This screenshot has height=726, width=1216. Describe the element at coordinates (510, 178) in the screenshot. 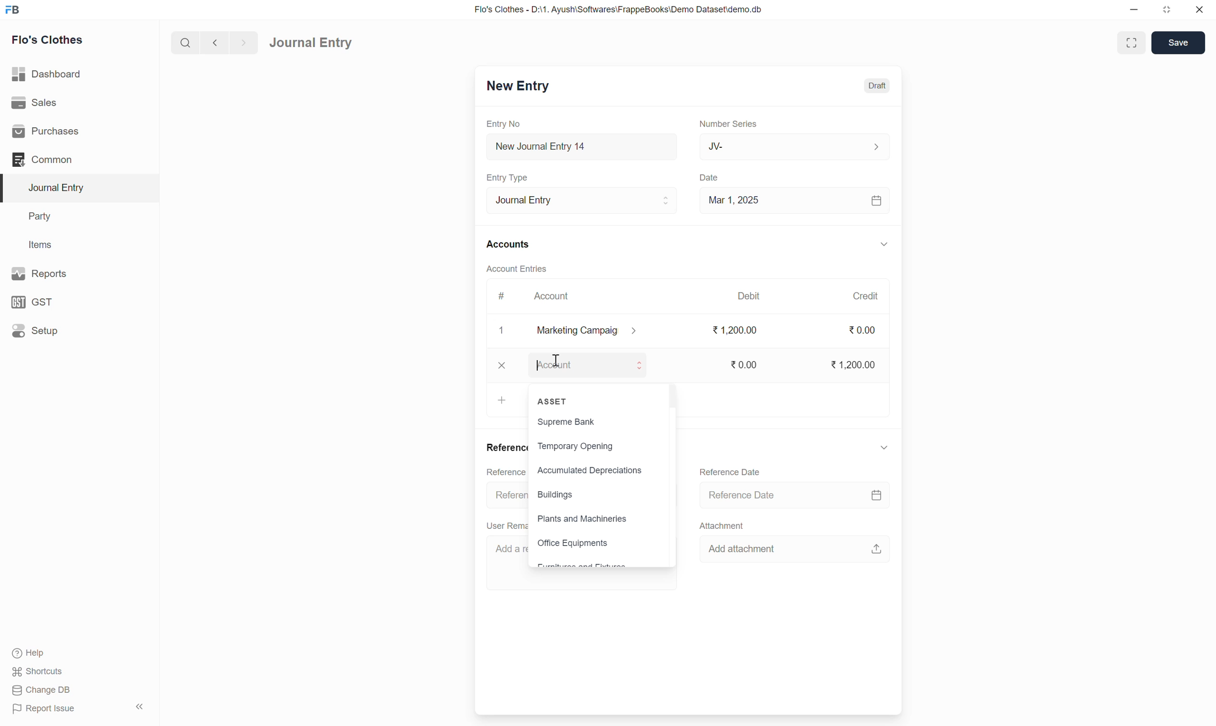

I see `Entry Type` at that location.